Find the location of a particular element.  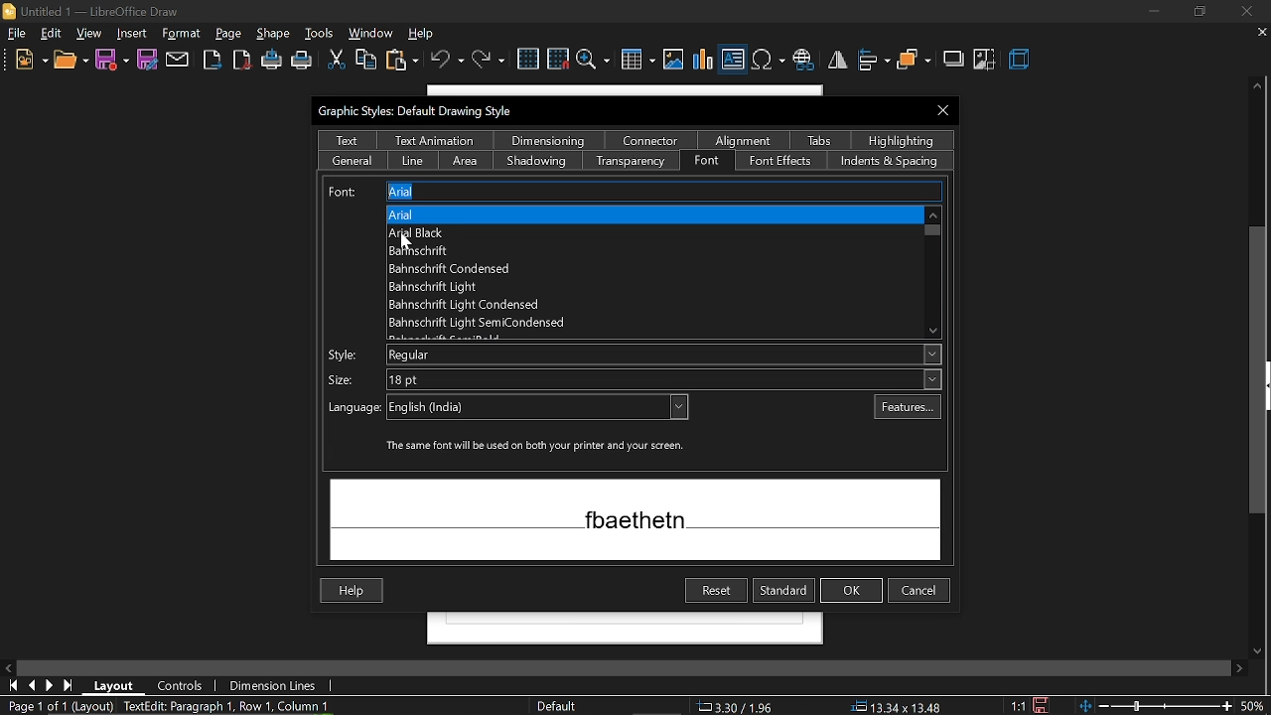

shape is located at coordinates (131, 34).